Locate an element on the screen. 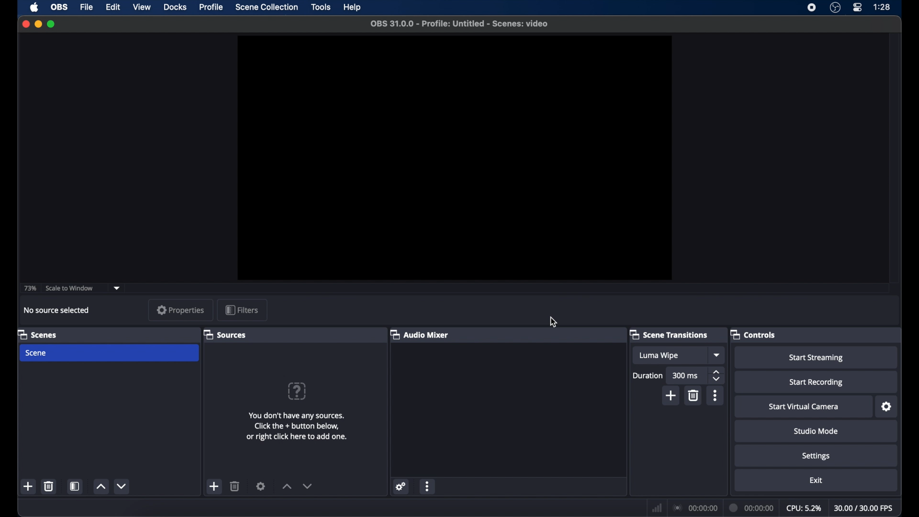 The height and width of the screenshot is (517, 919). settings is located at coordinates (816, 456).